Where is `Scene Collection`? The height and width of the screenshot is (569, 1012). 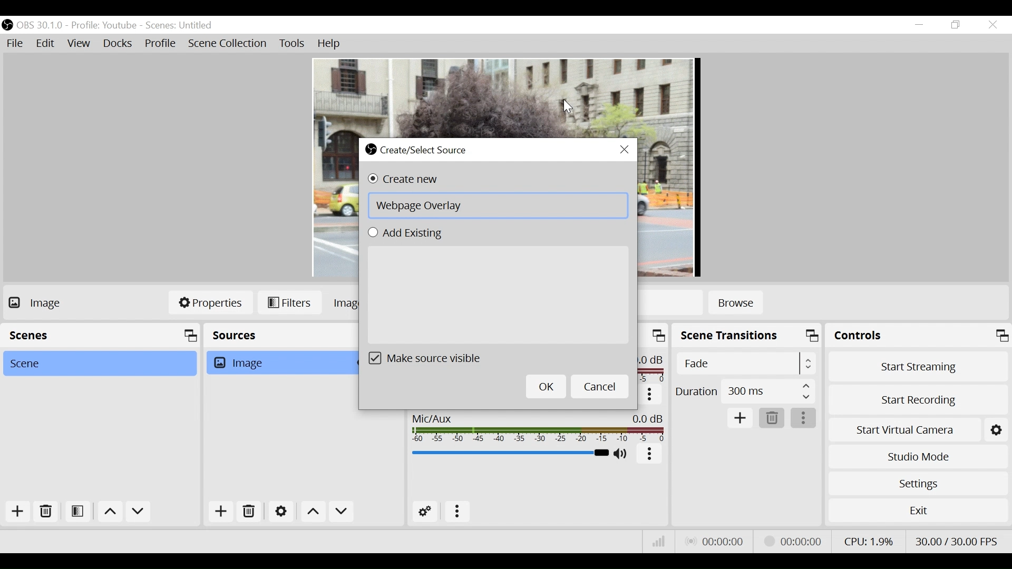 Scene Collection is located at coordinates (227, 45).